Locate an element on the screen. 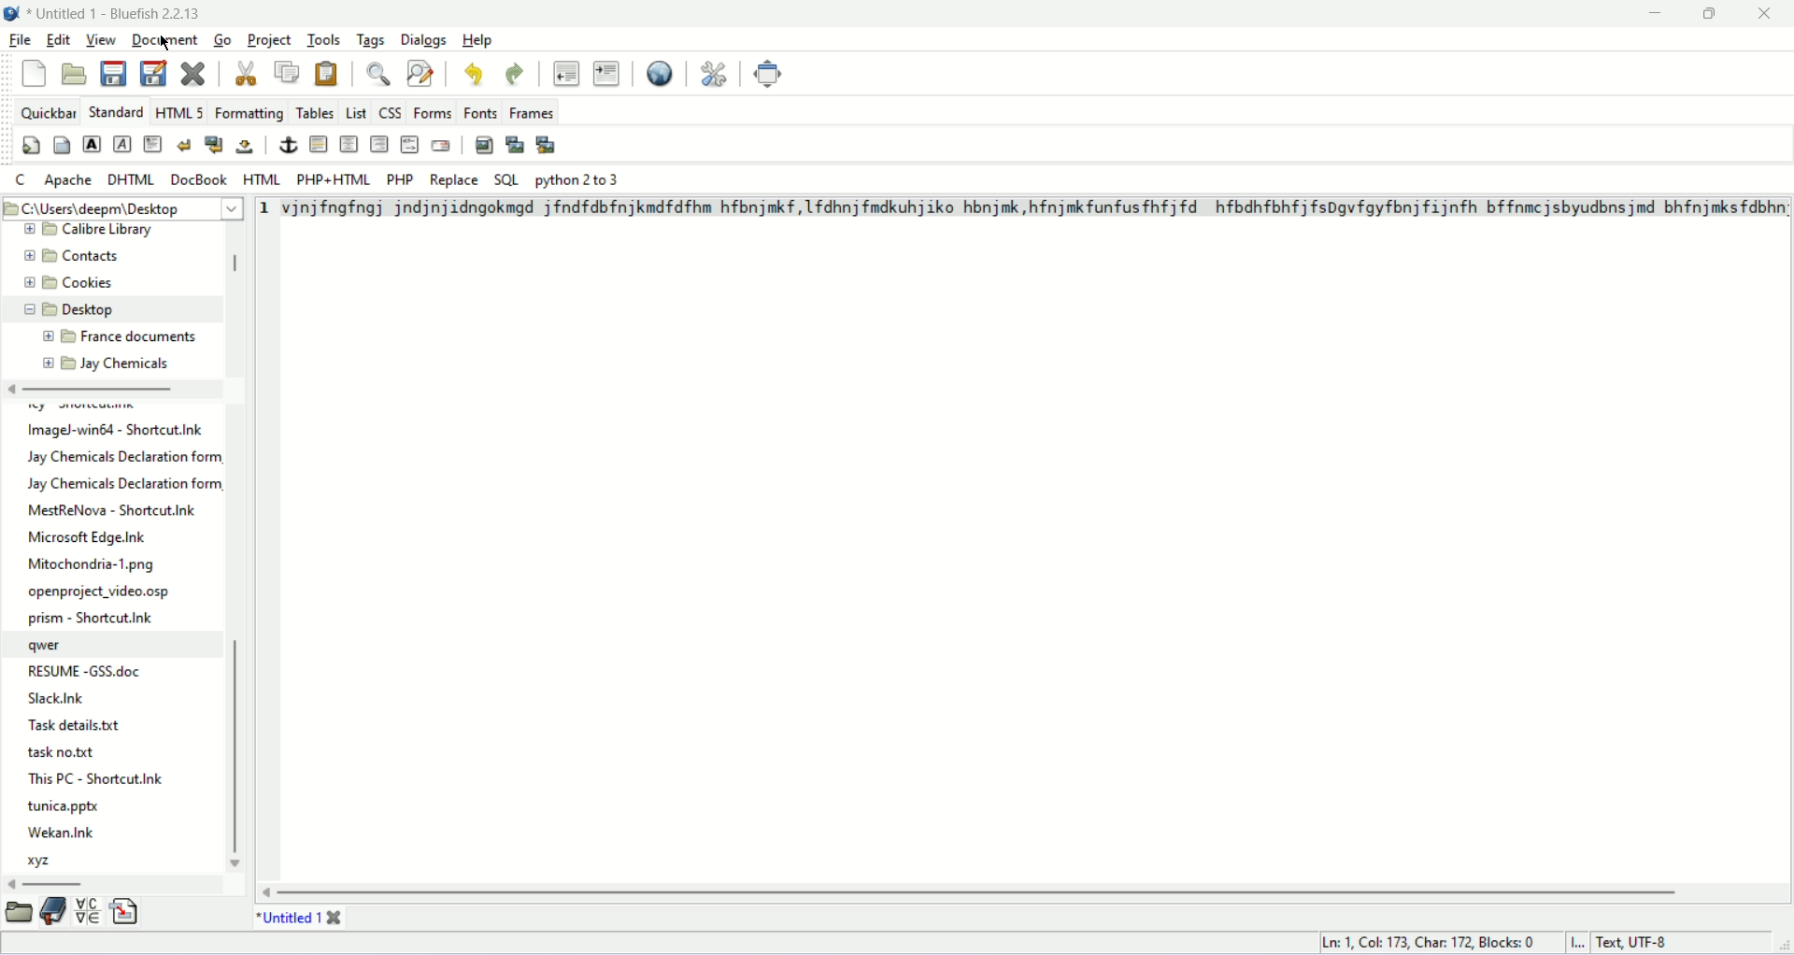 Image resolution: width=1794 pixels, height=955 pixels. fullscreen is located at coordinates (770, 73).